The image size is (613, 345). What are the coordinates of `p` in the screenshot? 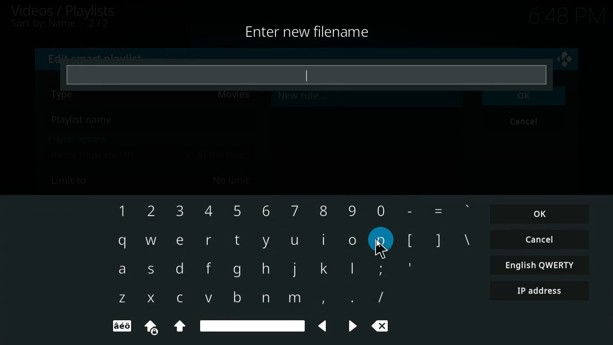 It's located at (381, 240).